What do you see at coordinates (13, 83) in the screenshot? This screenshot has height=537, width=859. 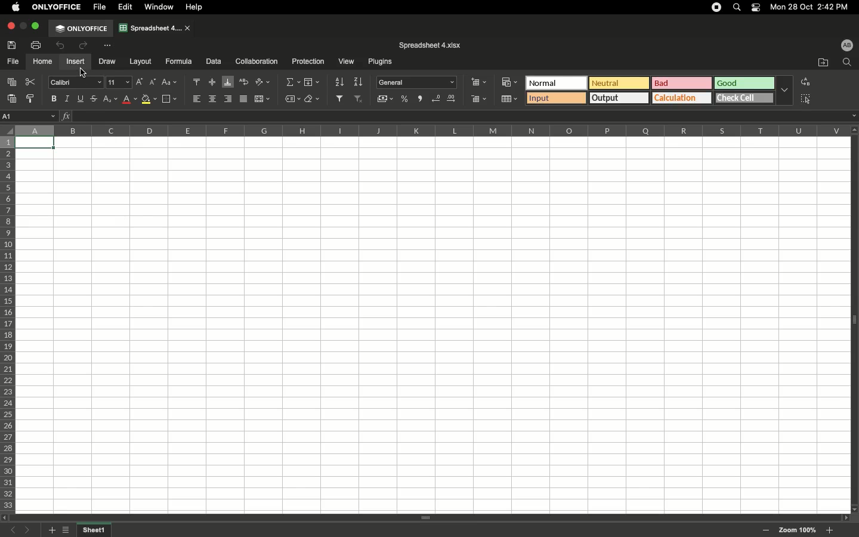 I see `Copy` at bounding box center [13, 83].